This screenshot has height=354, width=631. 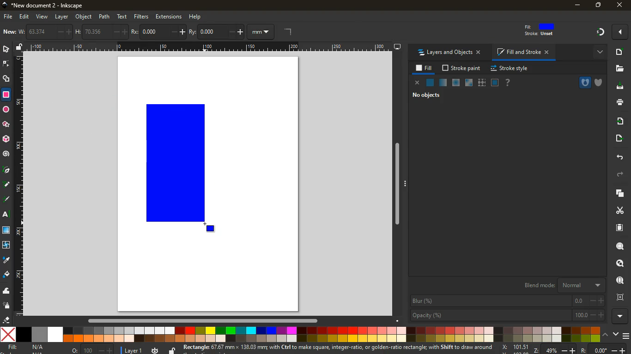 I want to click on fill, so click(x=30, y=348).